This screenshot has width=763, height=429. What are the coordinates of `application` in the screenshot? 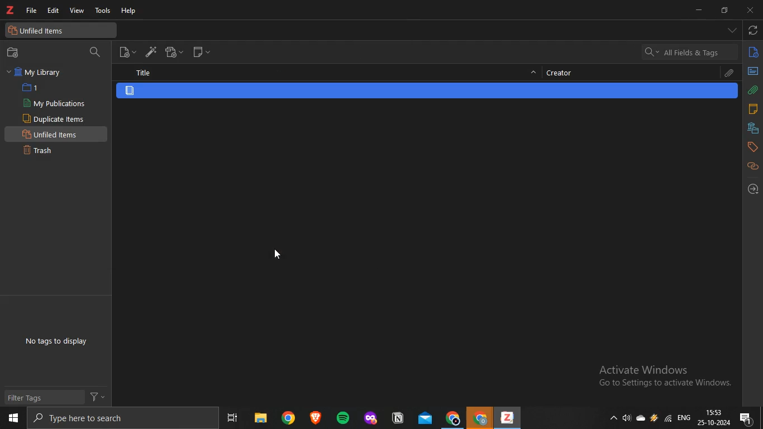 It's located at (399, 418).